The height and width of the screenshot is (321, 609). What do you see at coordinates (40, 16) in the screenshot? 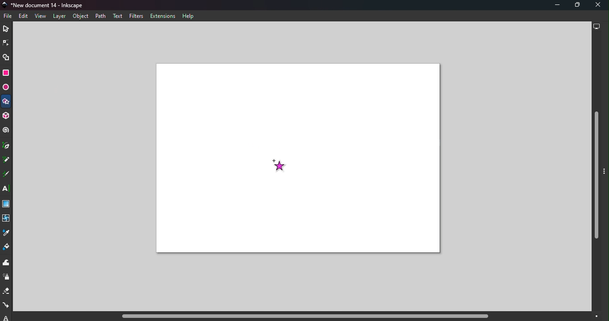
I see `View` at bounding box center [40, 16].